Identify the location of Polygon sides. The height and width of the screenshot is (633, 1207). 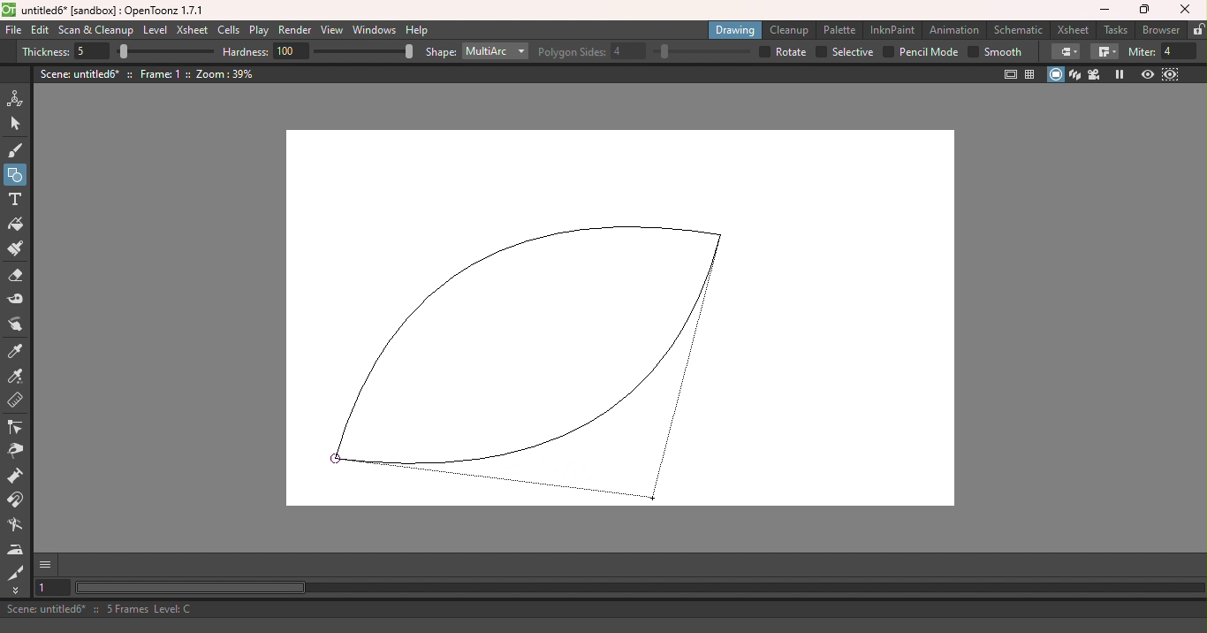
(593, 50).